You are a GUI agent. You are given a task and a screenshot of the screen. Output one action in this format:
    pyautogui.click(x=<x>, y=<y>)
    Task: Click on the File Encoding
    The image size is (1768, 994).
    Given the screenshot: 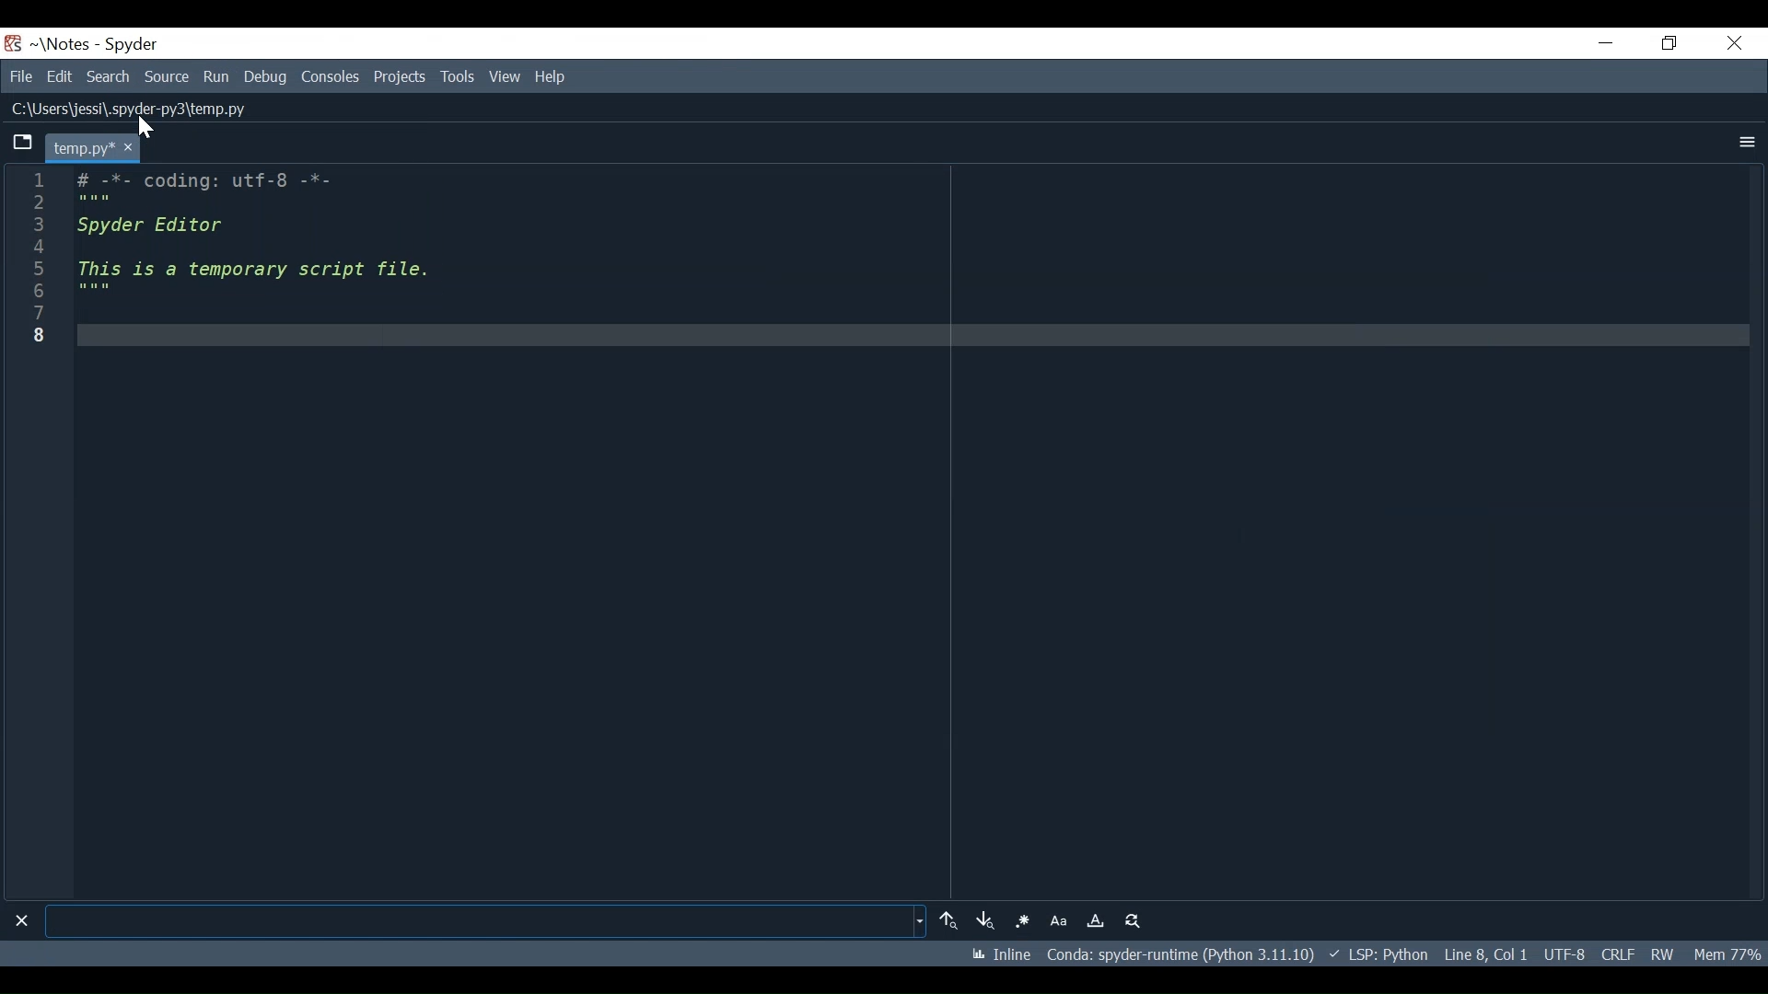 What is the action you would take?
    pyautogui.click(x=1564, y=953)
    